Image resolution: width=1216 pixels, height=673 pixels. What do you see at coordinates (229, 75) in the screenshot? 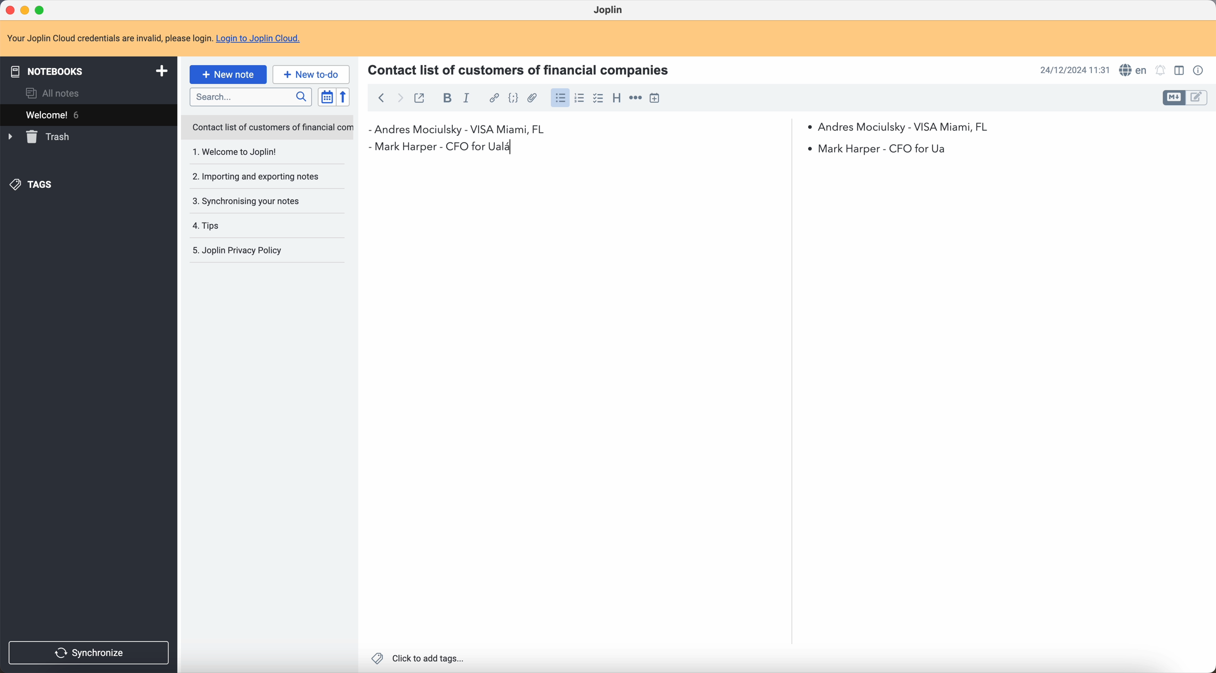
I see `click on new note` at bounding box center [229, 75].